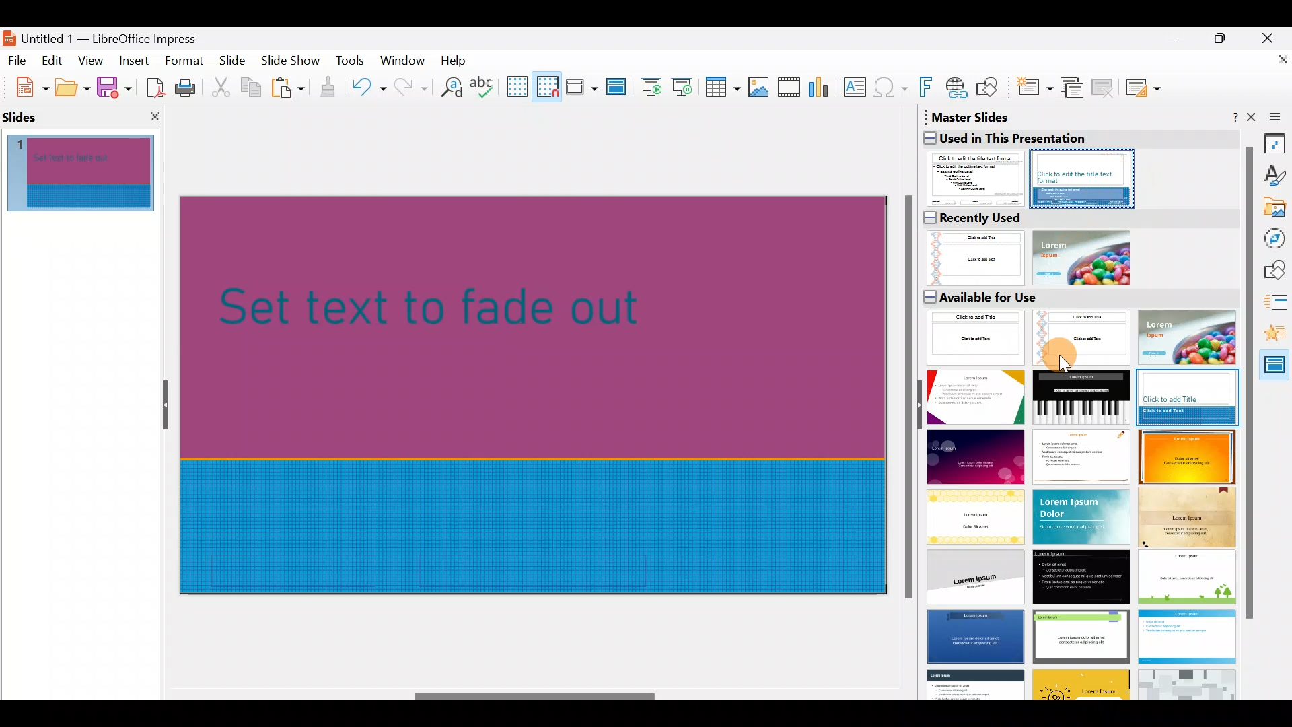  What do you see at coordinates (1105, 87) in the screenshot?
I see `Delete slide` at bounding box center [1105, 87].